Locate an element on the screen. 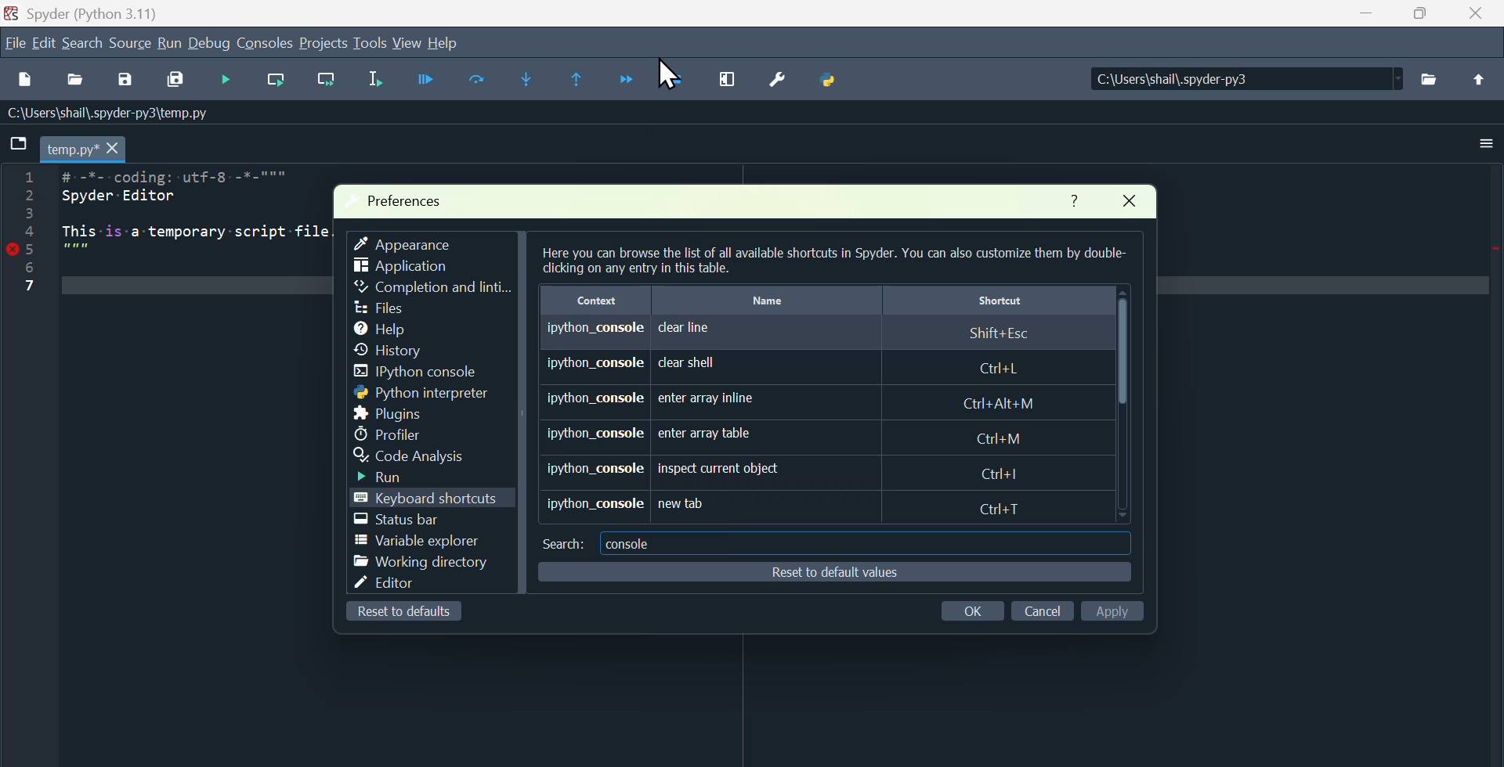 This screenshot has height=767, width=1504. Run is located at coordinates (173, 46).